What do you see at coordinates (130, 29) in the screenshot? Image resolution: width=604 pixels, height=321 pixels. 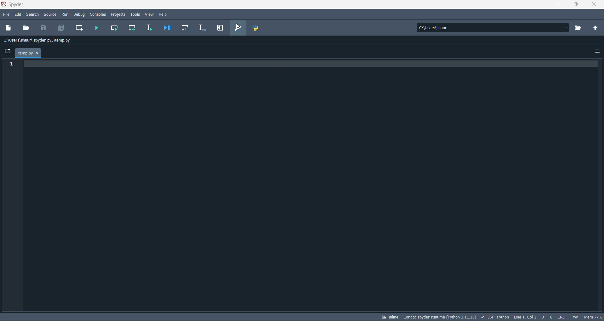 I see `run current cell` at bounding box center [130, 29].